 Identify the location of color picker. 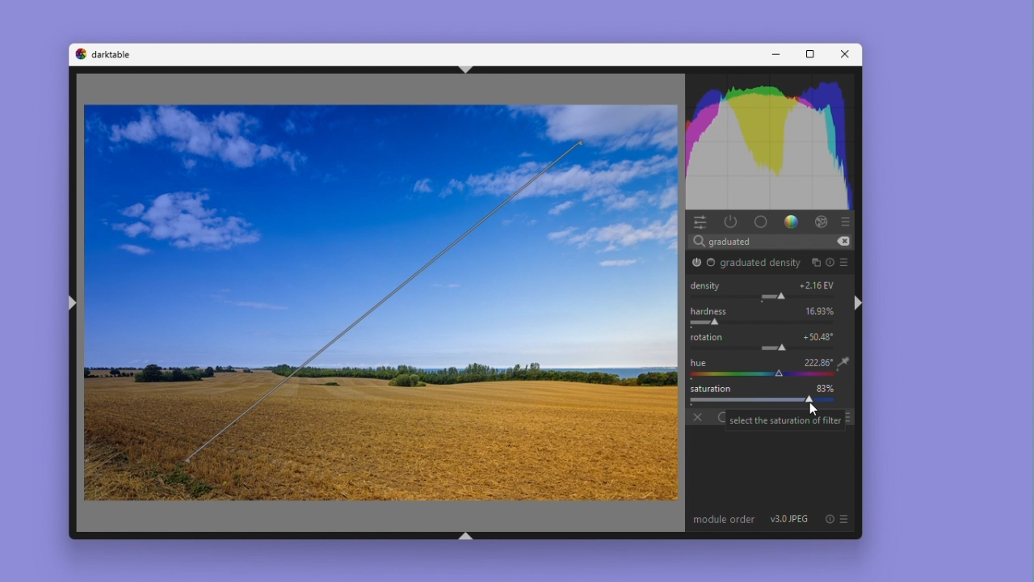
(758, 375).